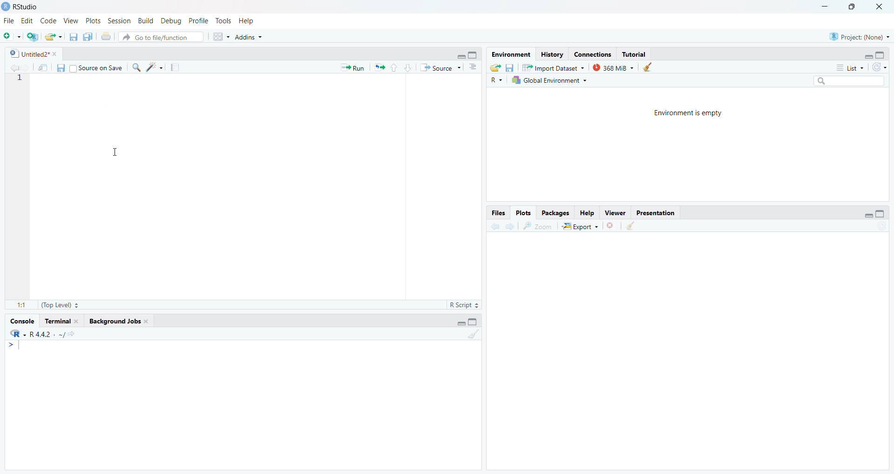 The image size is (894, 474). Describe the element at coordinates (116, 152) in the screenshot. I see `cursor` at that location.